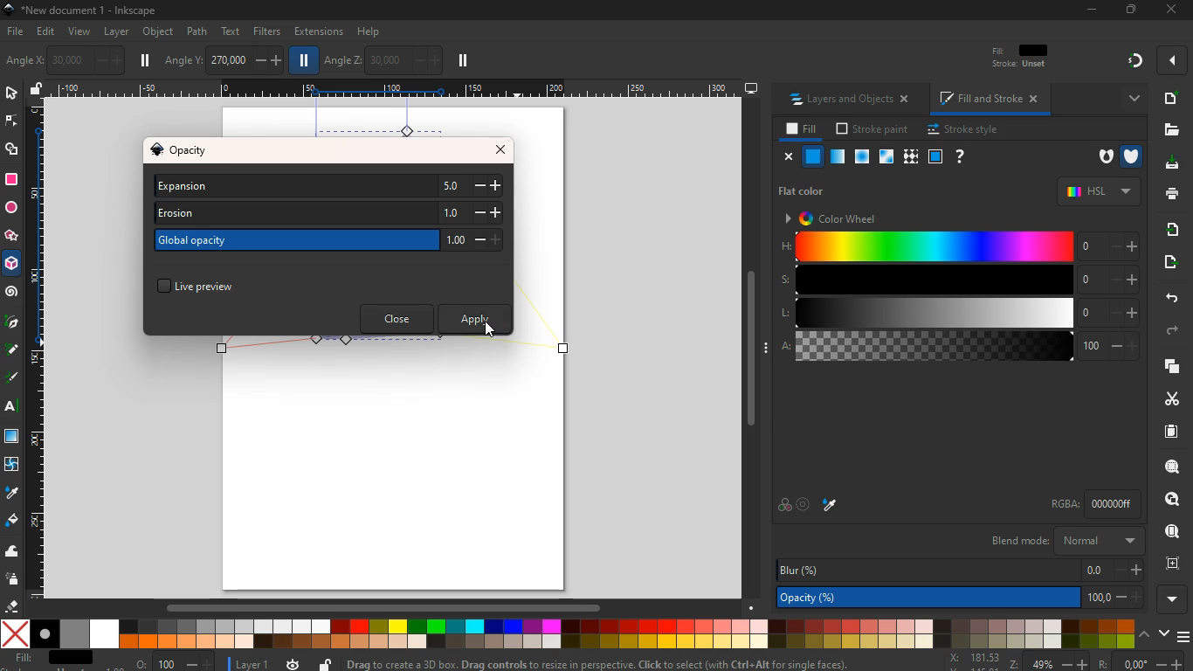  I want to click on more, so click(1172, 60).